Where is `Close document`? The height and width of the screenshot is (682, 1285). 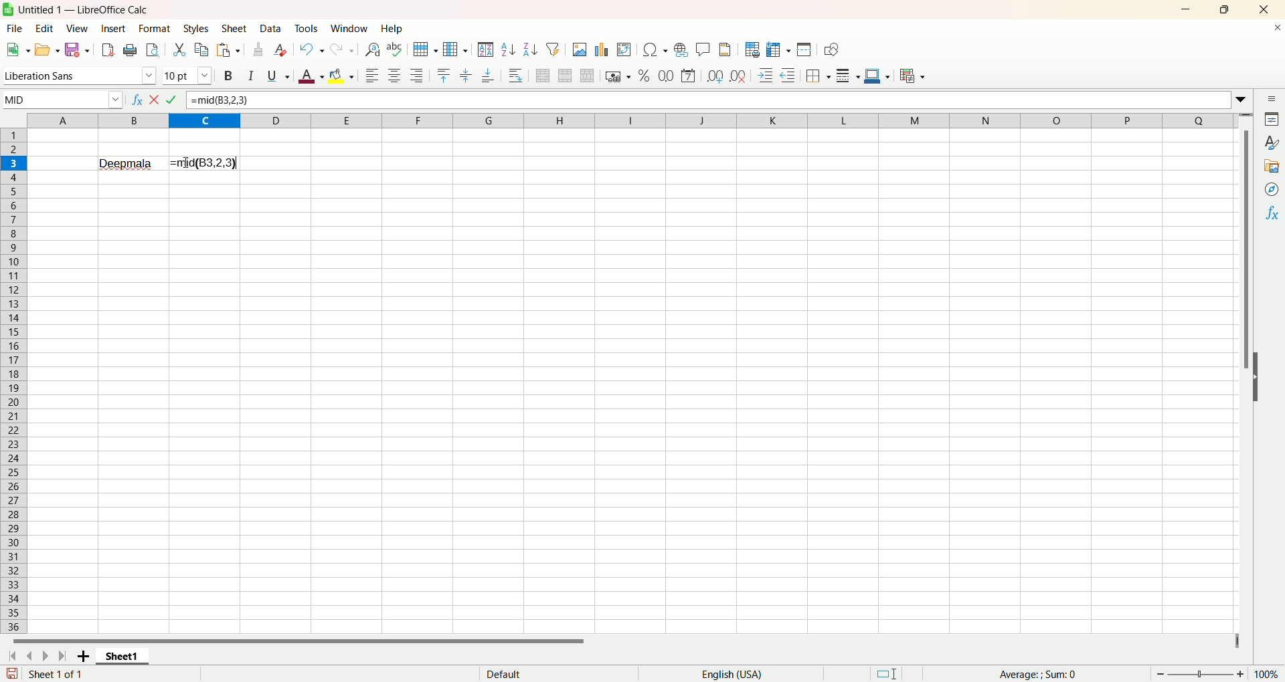
Close document is located at coordinates (1273, 28).